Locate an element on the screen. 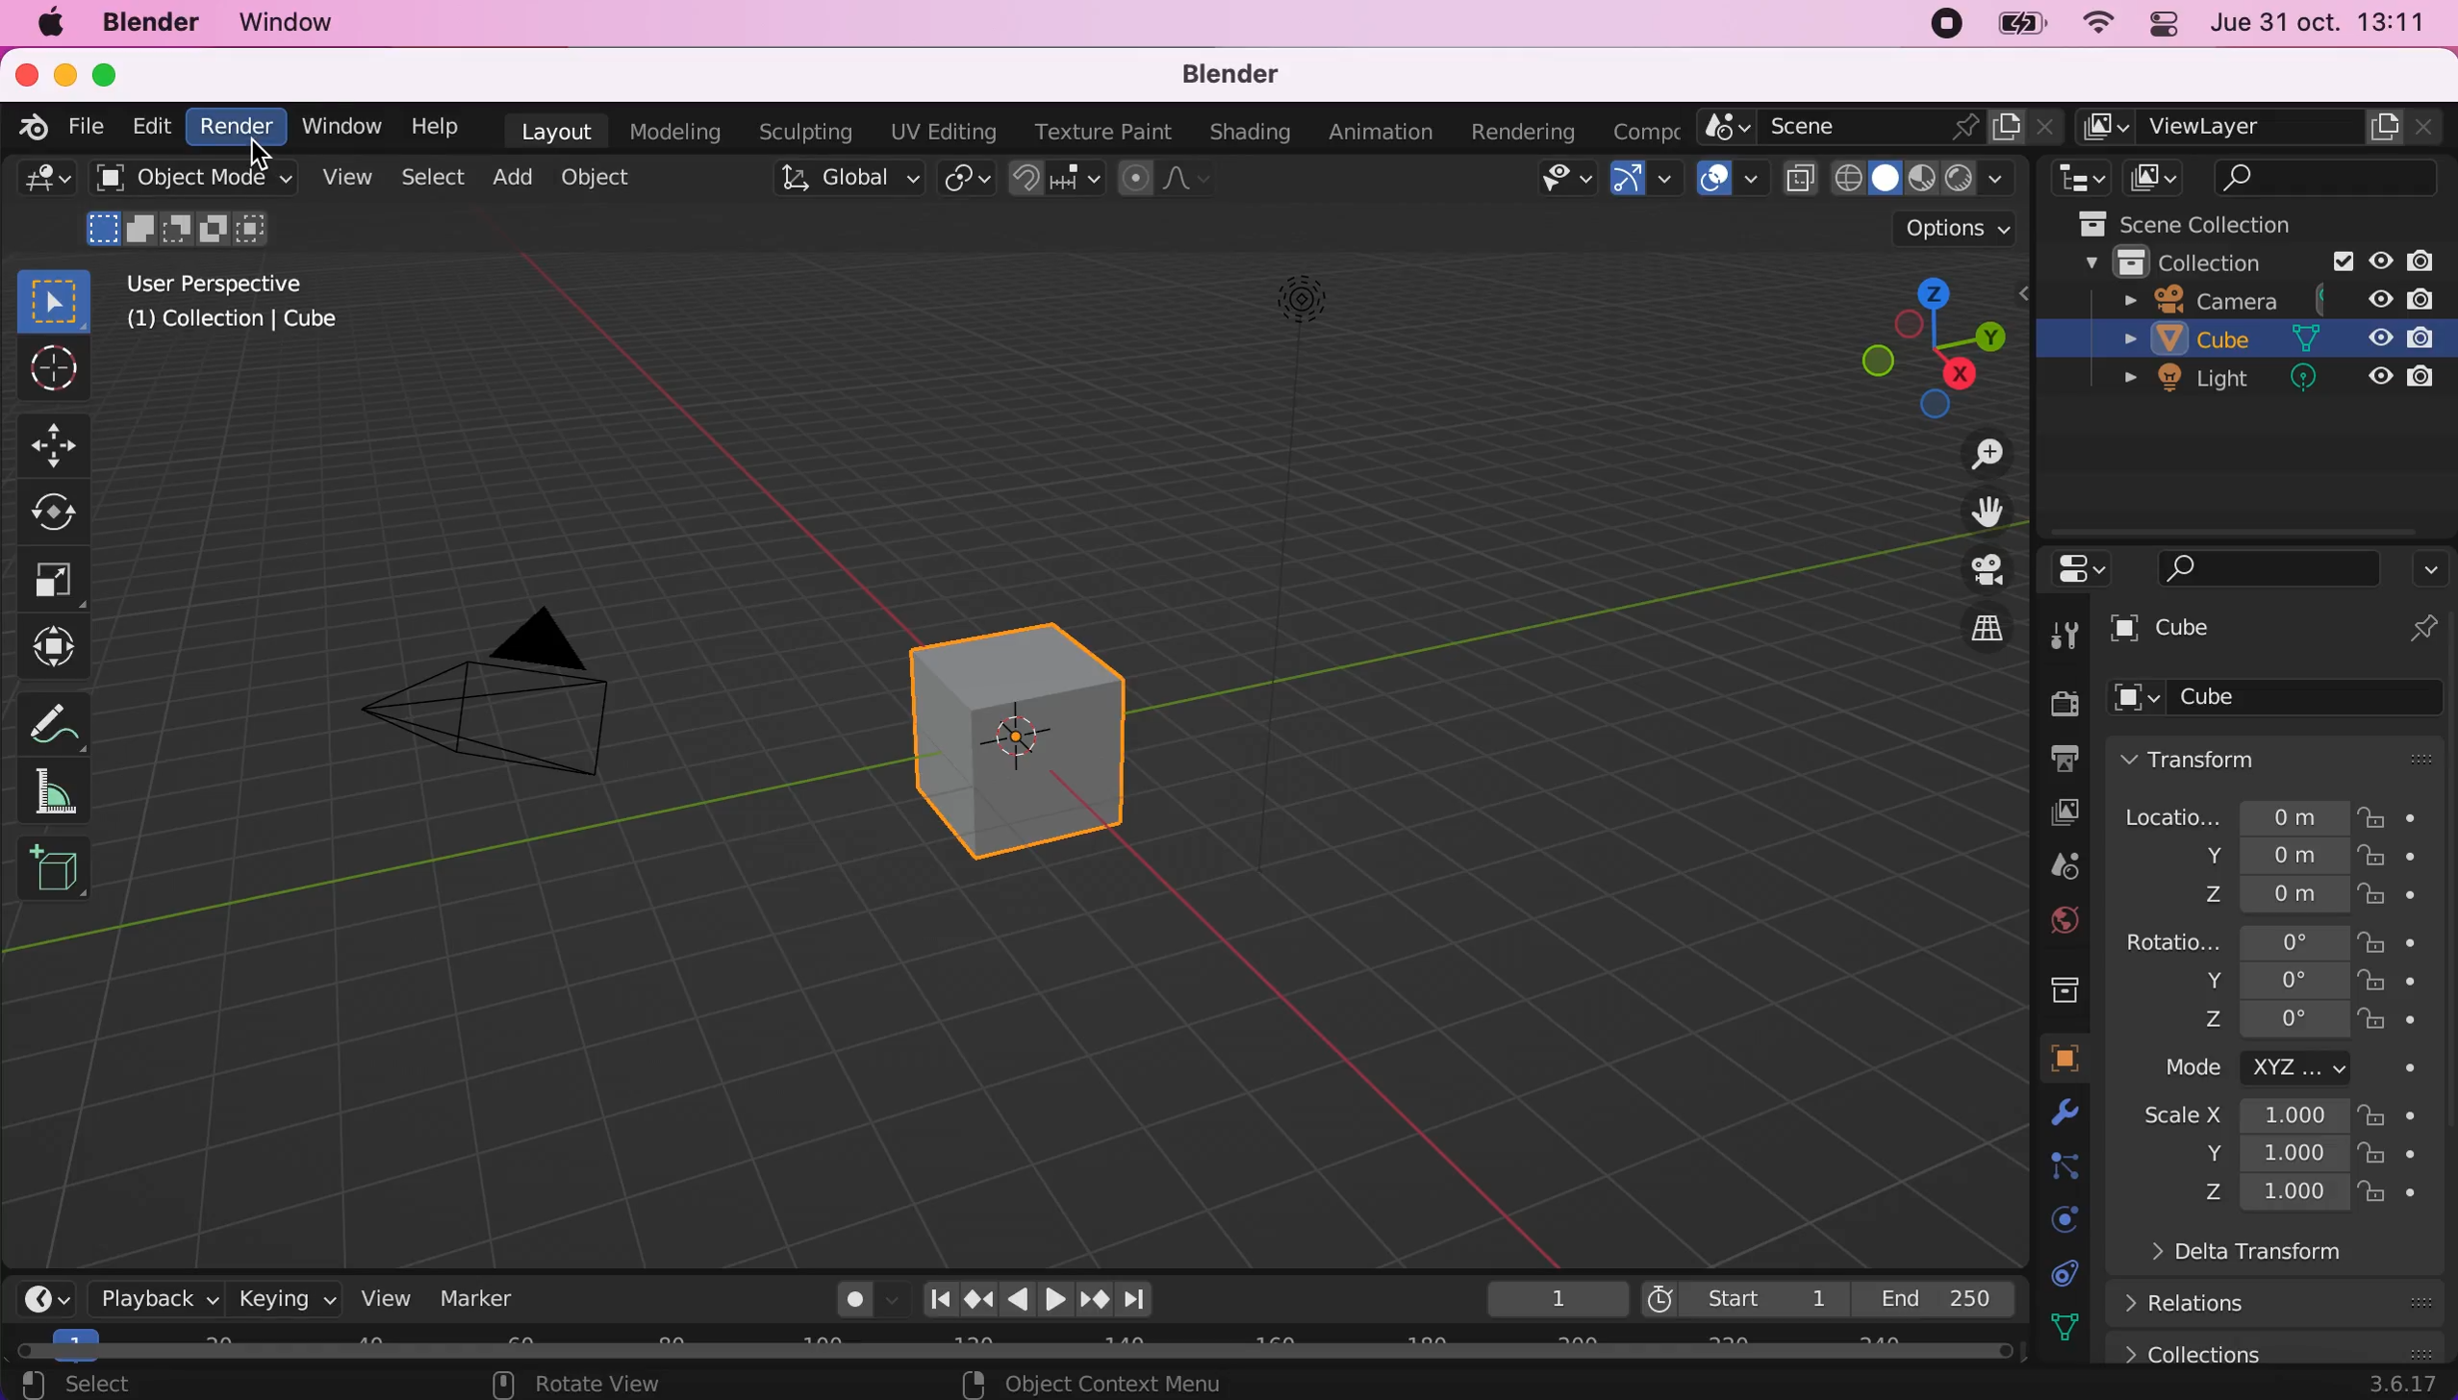 The width and height of the screenshot is (2458, 1400). view layer is located at coordinates (2057, 812).